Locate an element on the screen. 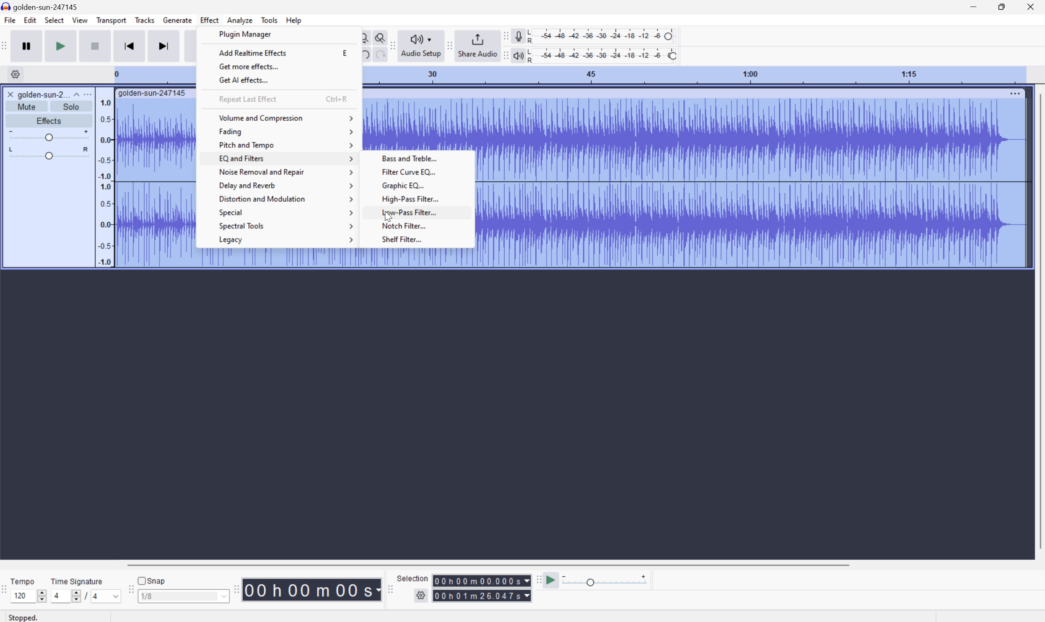 The image size is (1045, 622). Selection is located at coordinates (414, 578).